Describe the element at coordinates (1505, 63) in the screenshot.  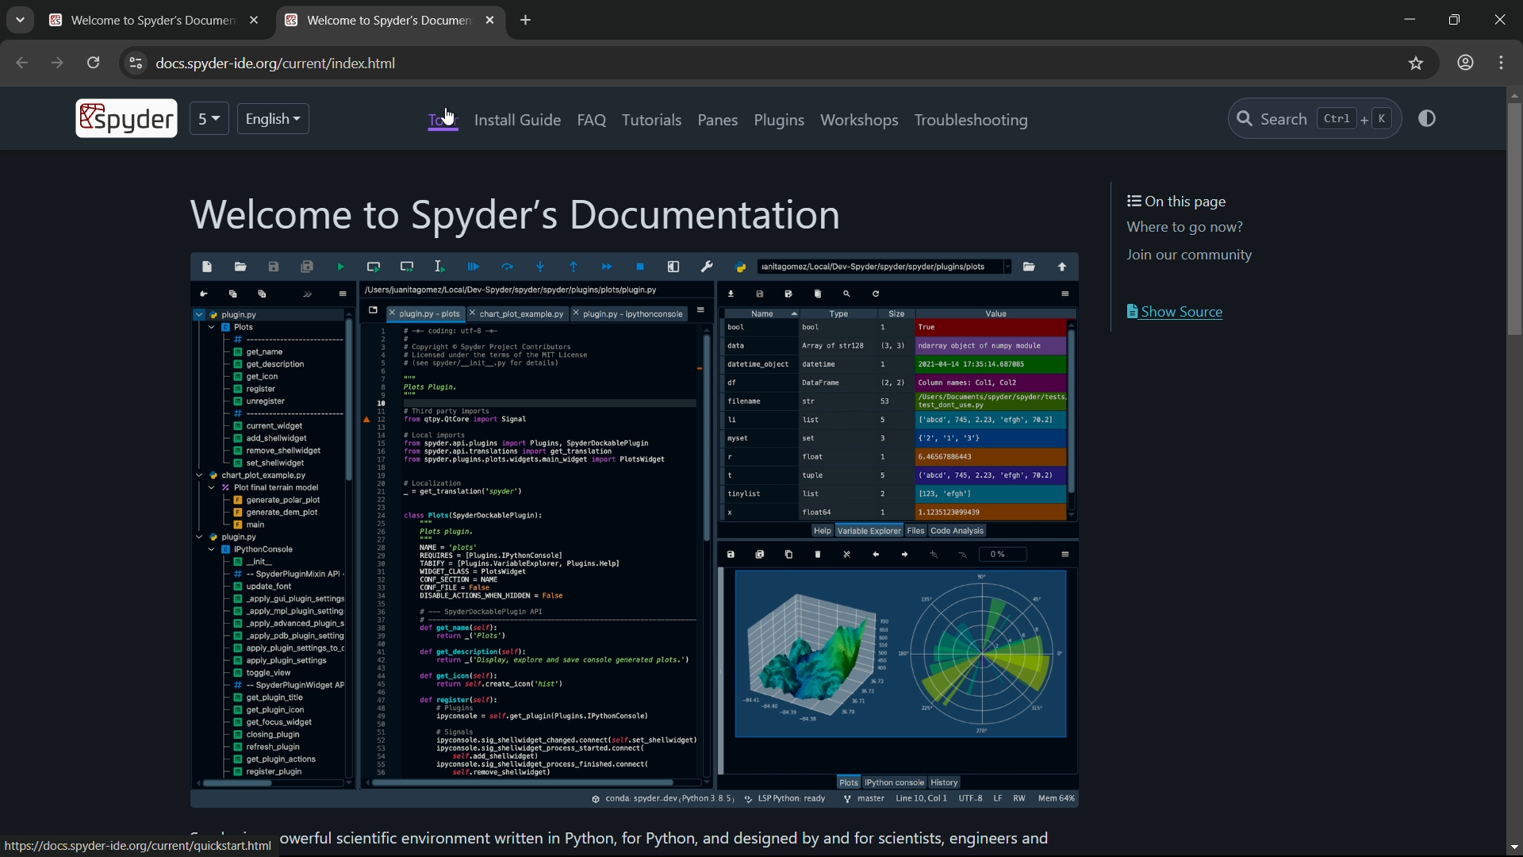
I see `favorites` at that location.